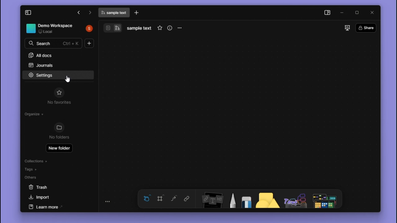  Describe the element at coordinates (89, 43) in the screenshot. I see `new doc` at that location.